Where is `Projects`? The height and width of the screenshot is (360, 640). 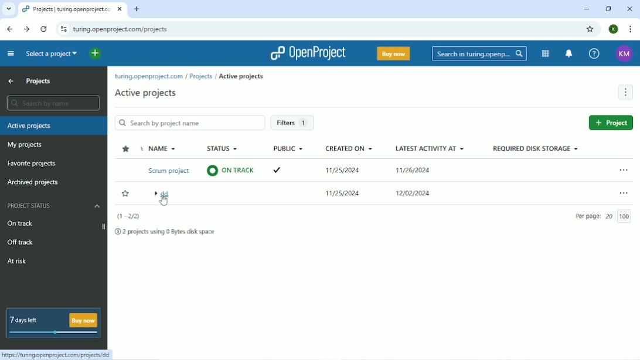 Projects is located at coordinates (200, 76).